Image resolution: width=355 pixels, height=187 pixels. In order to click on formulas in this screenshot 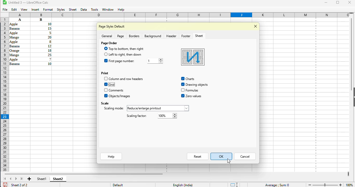, I will do `click(183, 90)`.